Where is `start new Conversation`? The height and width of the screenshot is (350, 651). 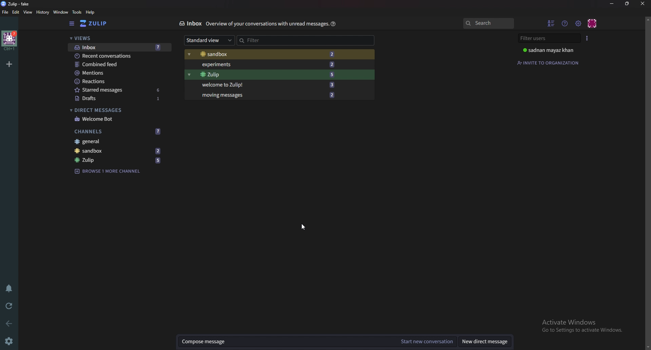
start new Conversation is located at coordinates (427, 341).